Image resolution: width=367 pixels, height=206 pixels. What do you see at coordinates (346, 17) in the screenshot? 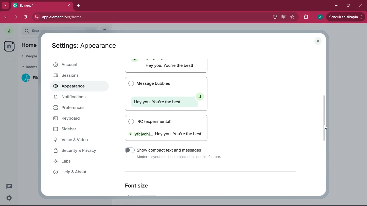
I see `update` at bounding box center [346, 17].